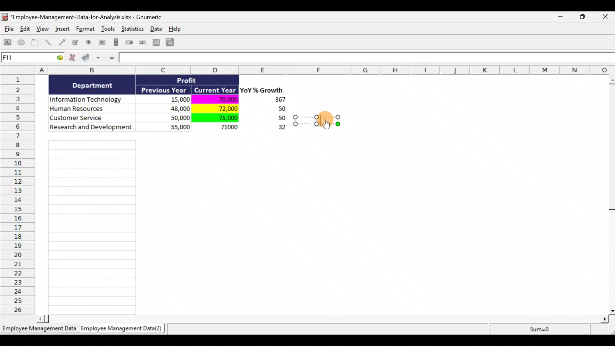 The height and width of the screenshot is (346, 615). What do you see at coordinates (367, 59) in the screenshot?
I see `Formula bar` at bounding box center [367, 59].